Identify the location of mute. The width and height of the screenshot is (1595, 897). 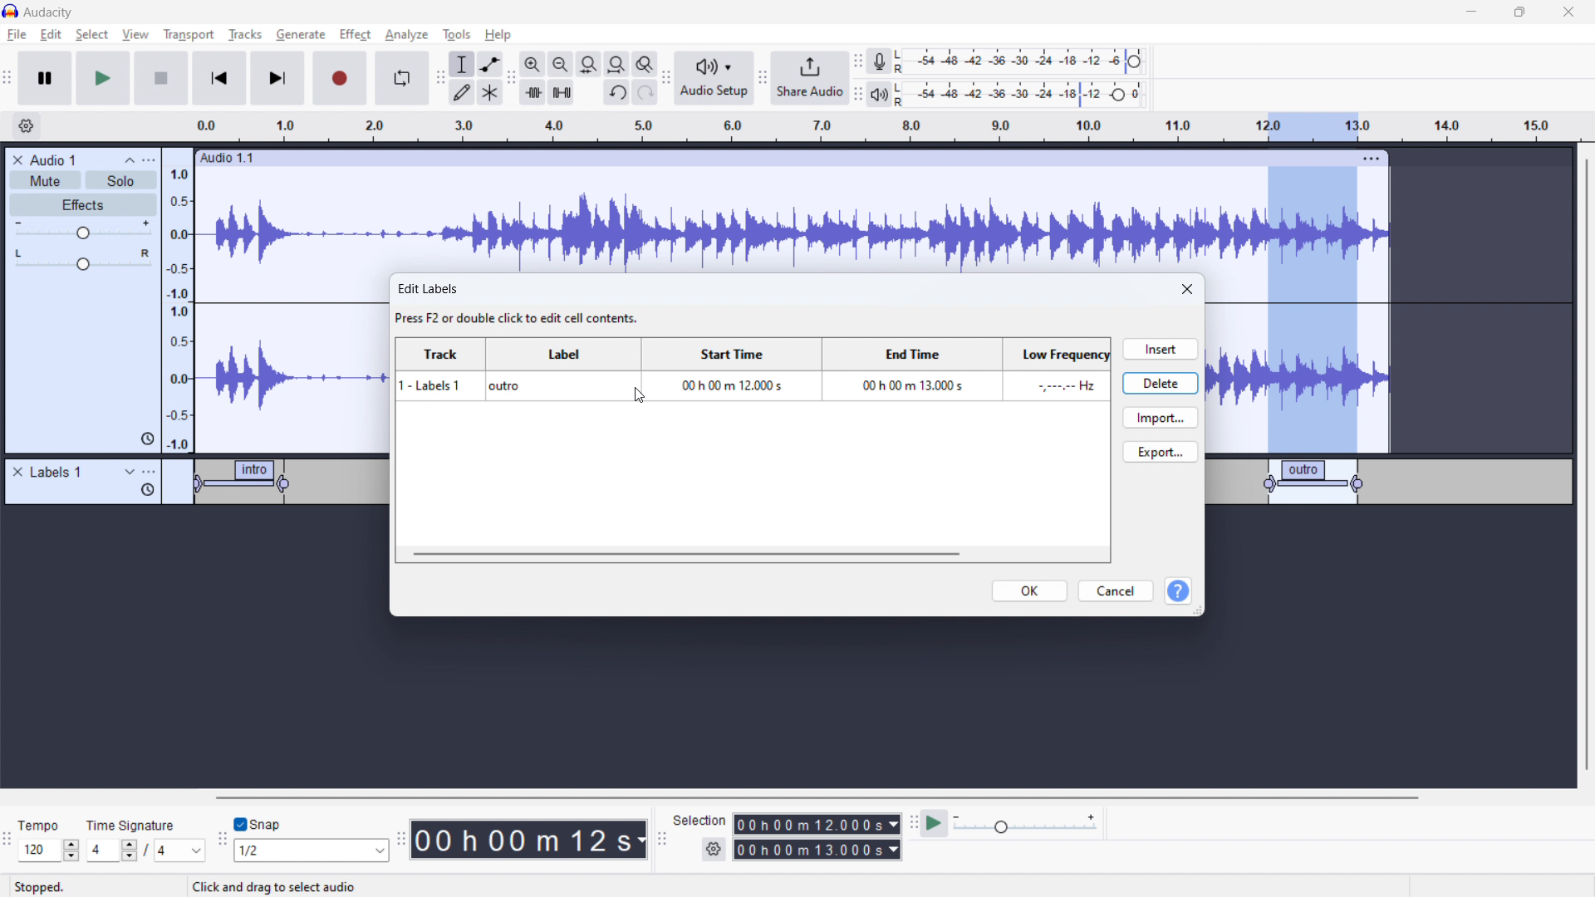
(45, 181).